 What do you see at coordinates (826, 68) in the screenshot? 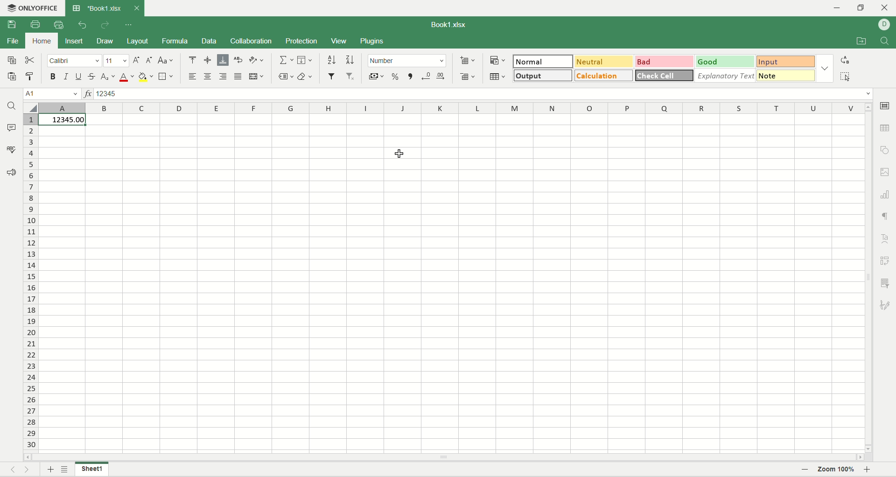
I see `style options` at bounding box center [826, 68].